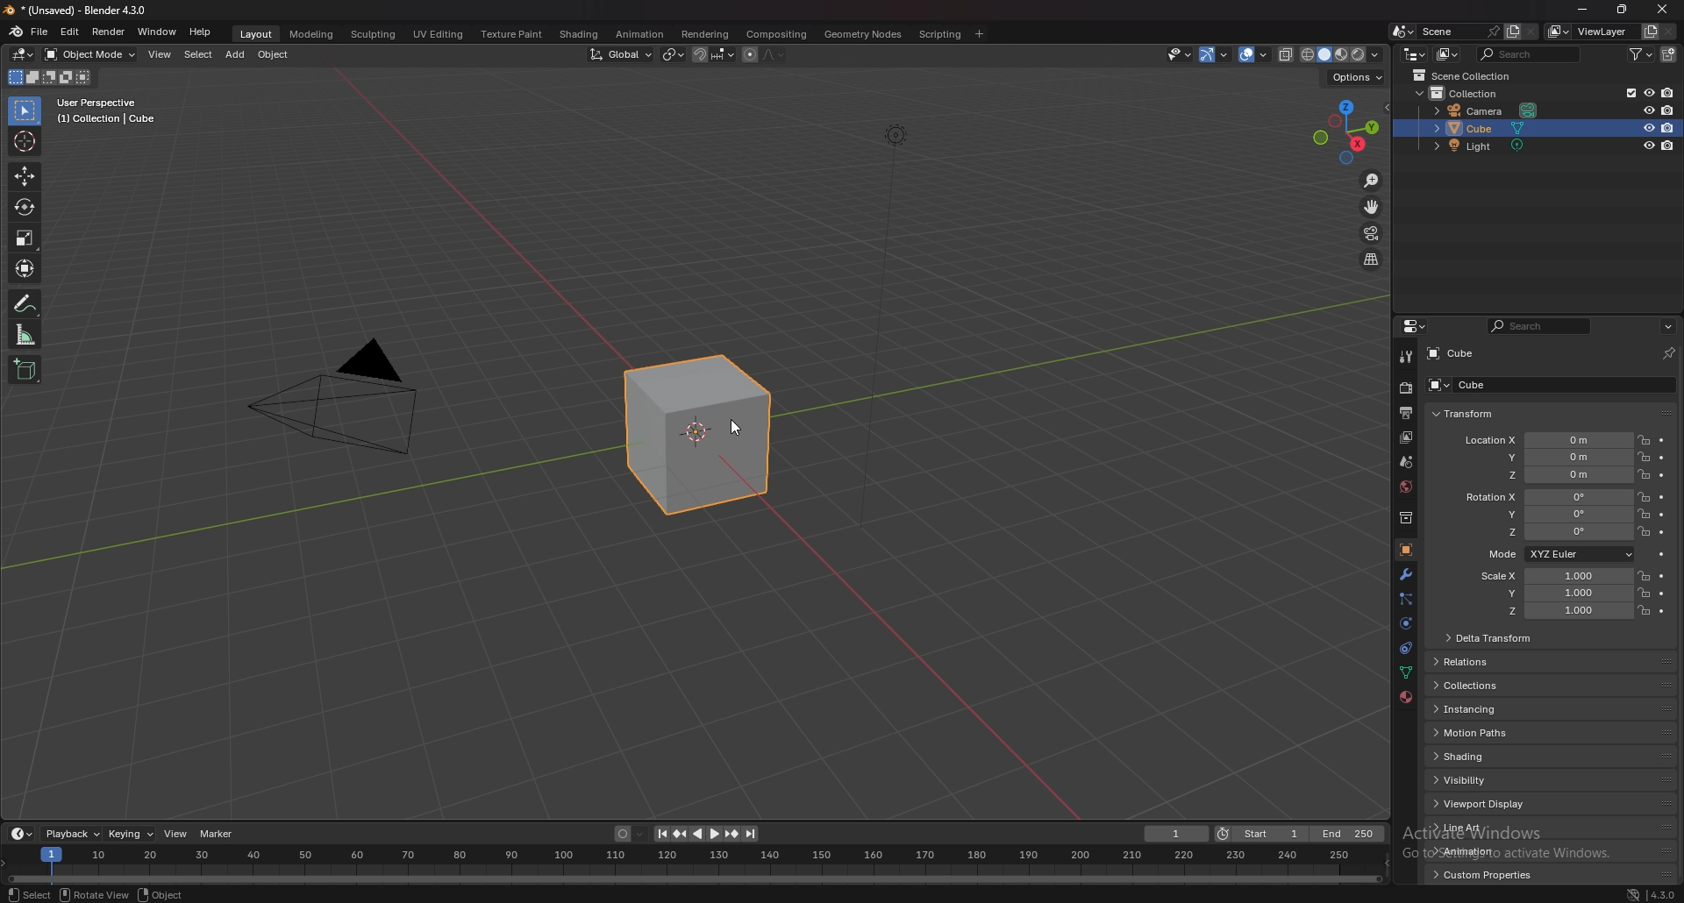 The width and height of the screenshot is (1684, 903). Describe the element at coordinates (1489, 708) in the screenshot. I see `instancing` at that location.